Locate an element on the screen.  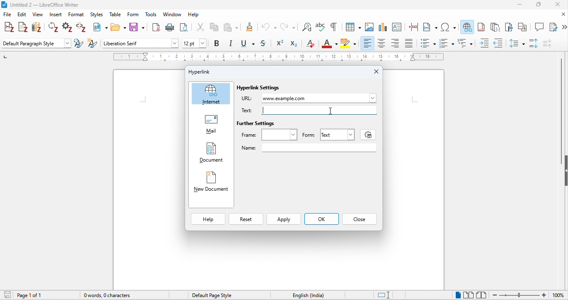
decrease paragraph spacing is located at coordinates (547, 43).